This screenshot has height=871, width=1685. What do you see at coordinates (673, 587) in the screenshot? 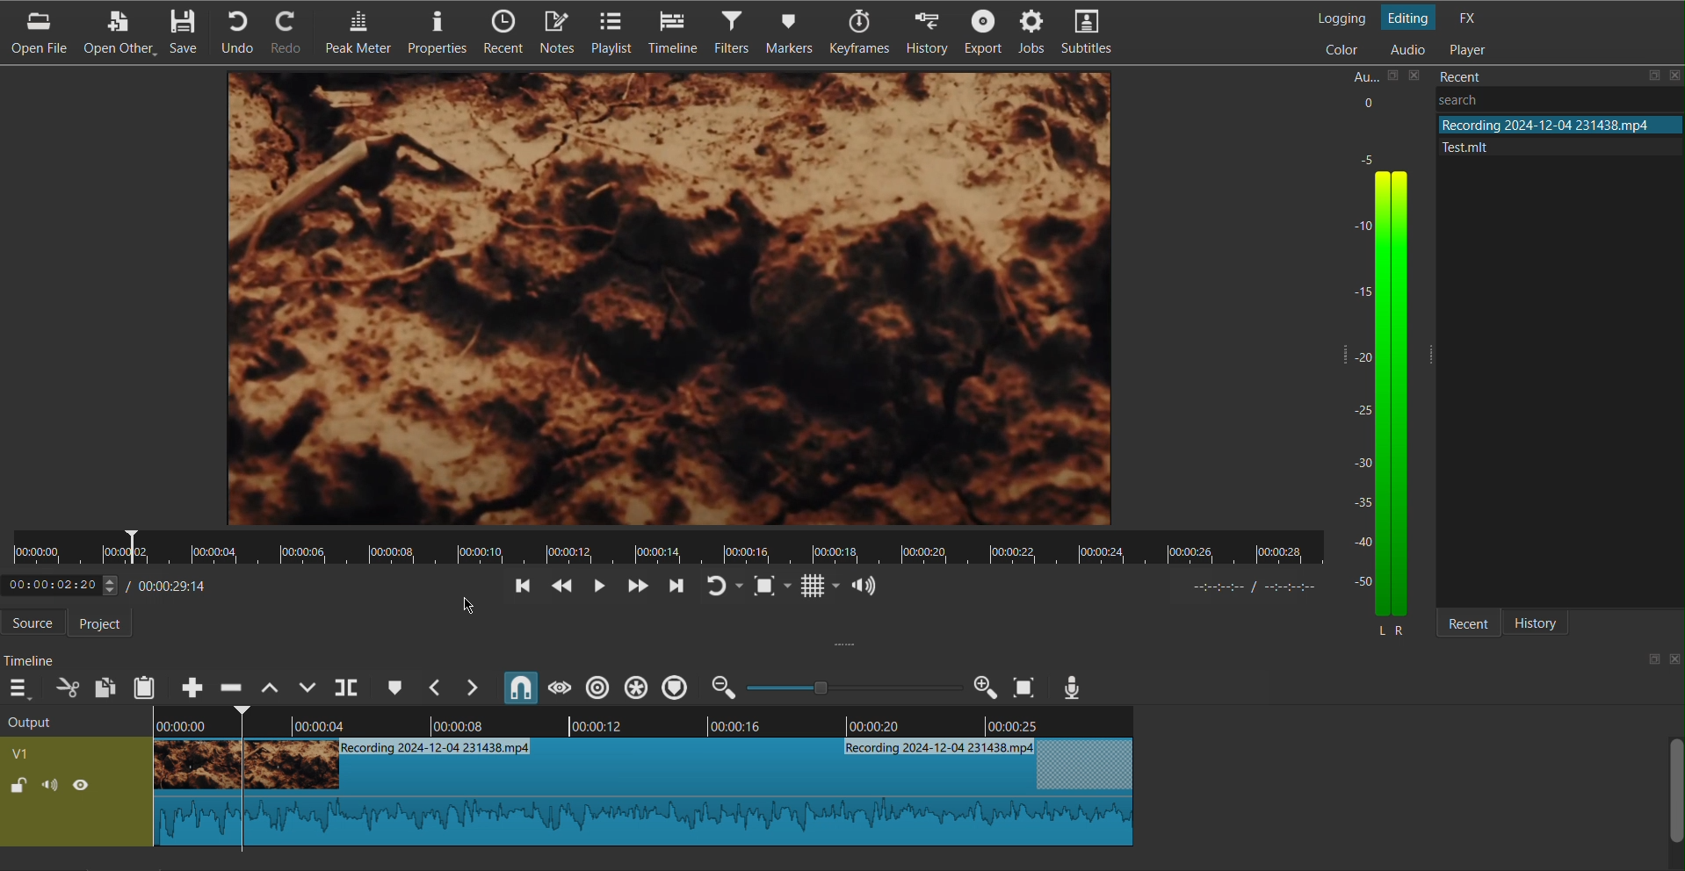
I see `Move Forward` at bounding box center [673, 587].